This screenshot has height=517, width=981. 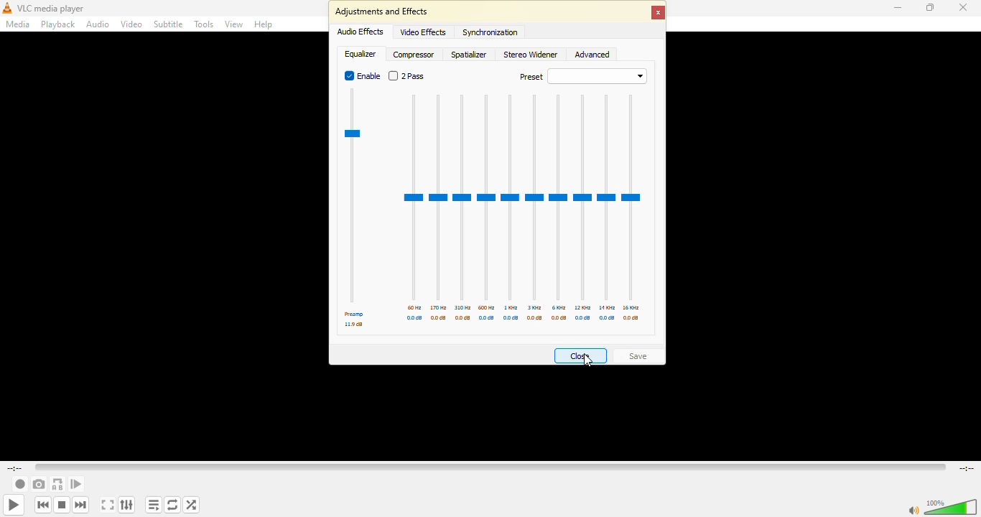 I want to click on media, so click(x=19, y=24).